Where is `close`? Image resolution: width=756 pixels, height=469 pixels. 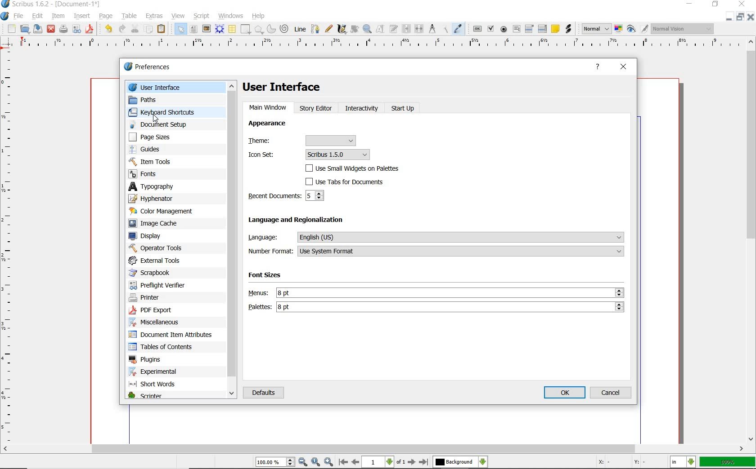
close is located at coordinates (51, 28).